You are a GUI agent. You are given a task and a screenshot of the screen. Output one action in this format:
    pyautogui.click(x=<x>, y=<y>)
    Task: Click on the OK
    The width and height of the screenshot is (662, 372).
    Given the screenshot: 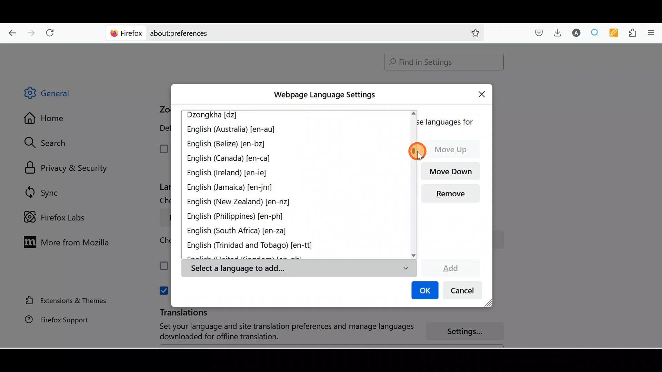 What is the action you would take?
    pyautogui.click(x=424, y=291)
    